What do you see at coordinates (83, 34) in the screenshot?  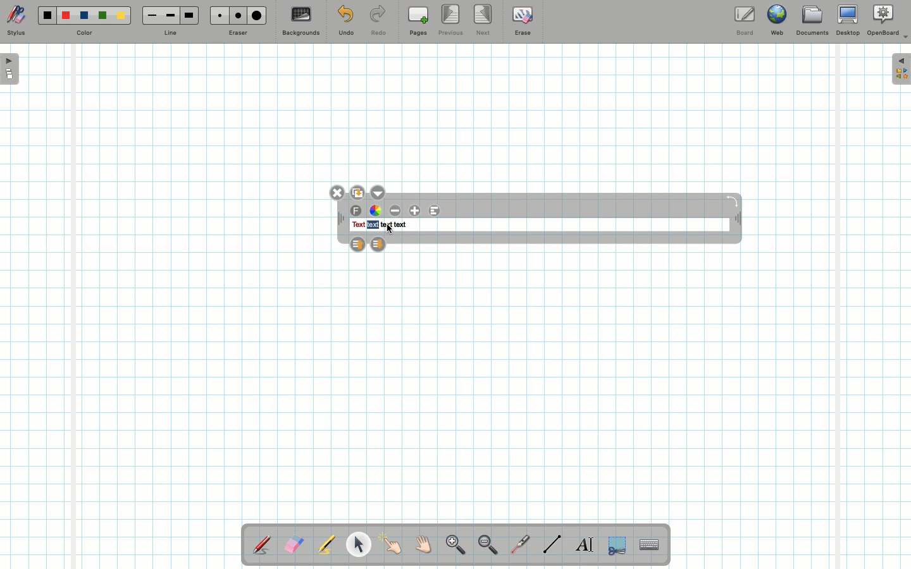 I see `Color` at bounding box center [83, 34].